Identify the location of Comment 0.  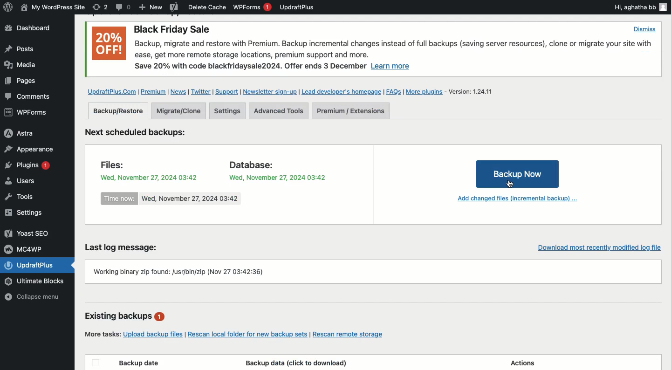
(123, 7).